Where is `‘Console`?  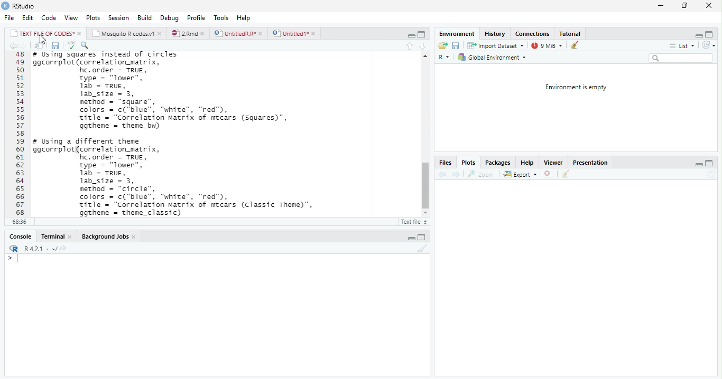 ‘Console is located at coordinates (17, 238).